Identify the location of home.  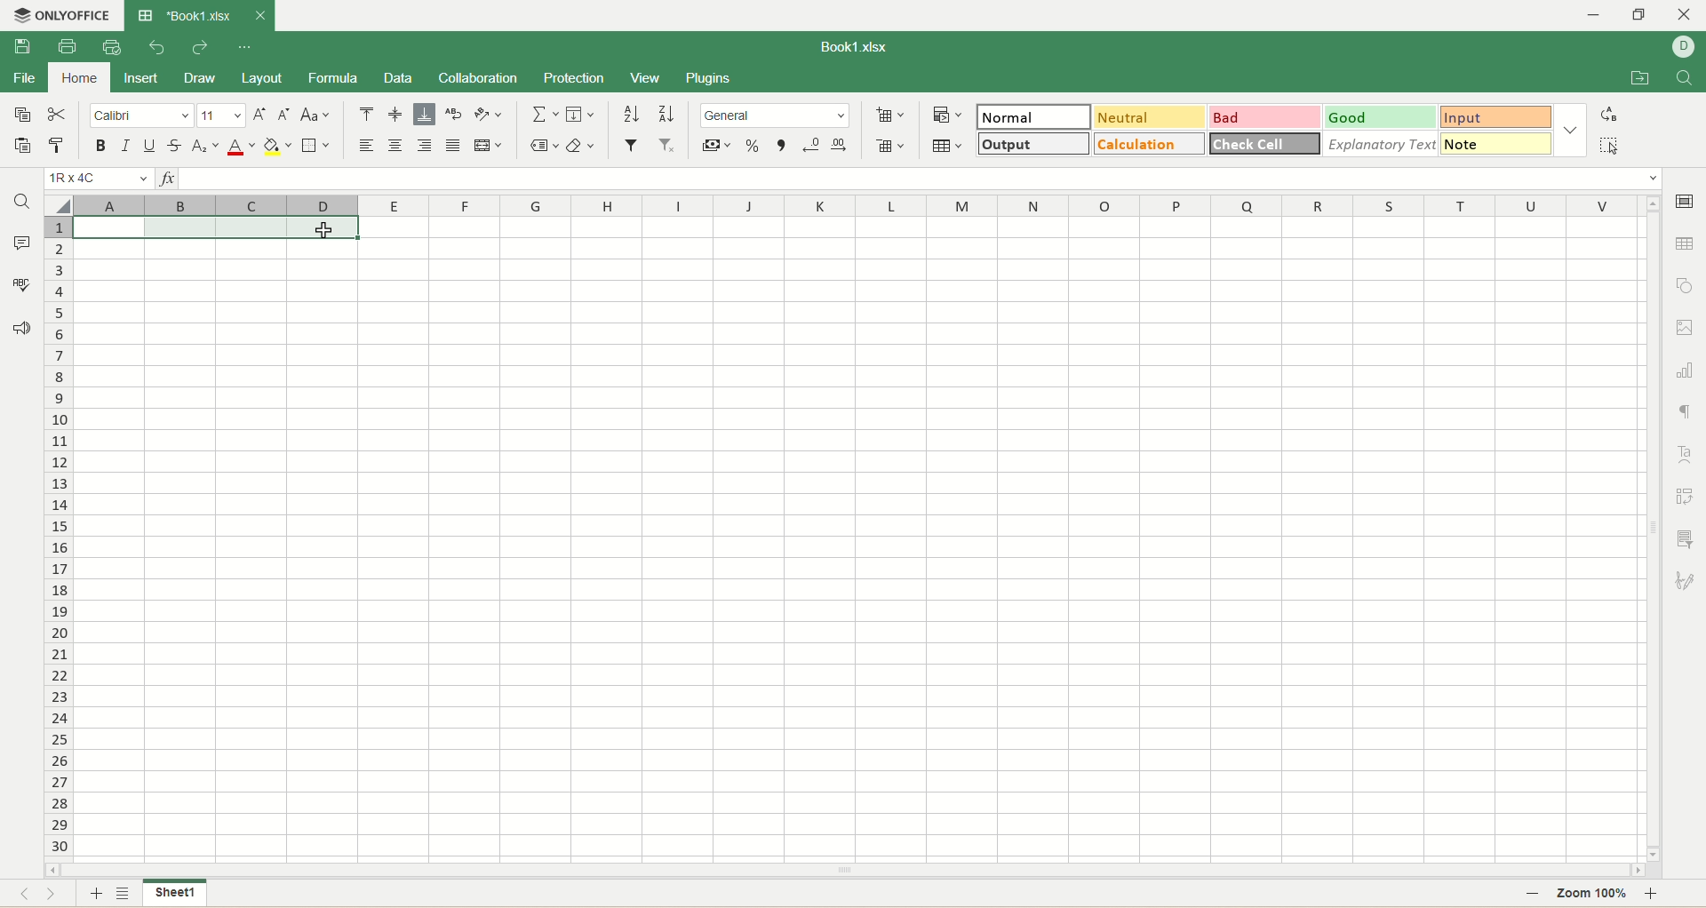
(74, 79).